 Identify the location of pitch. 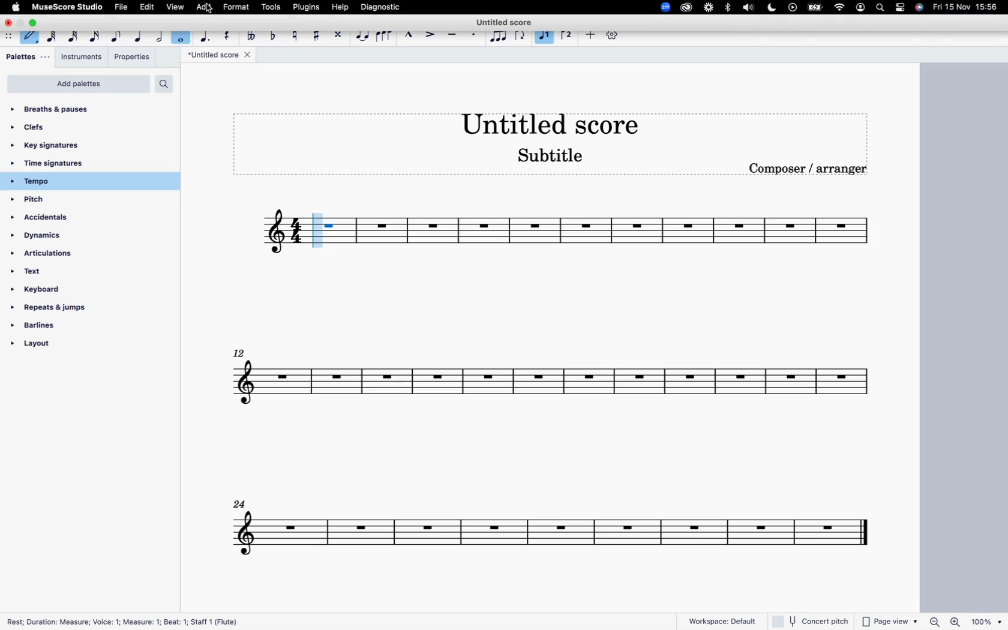
(61, 200).